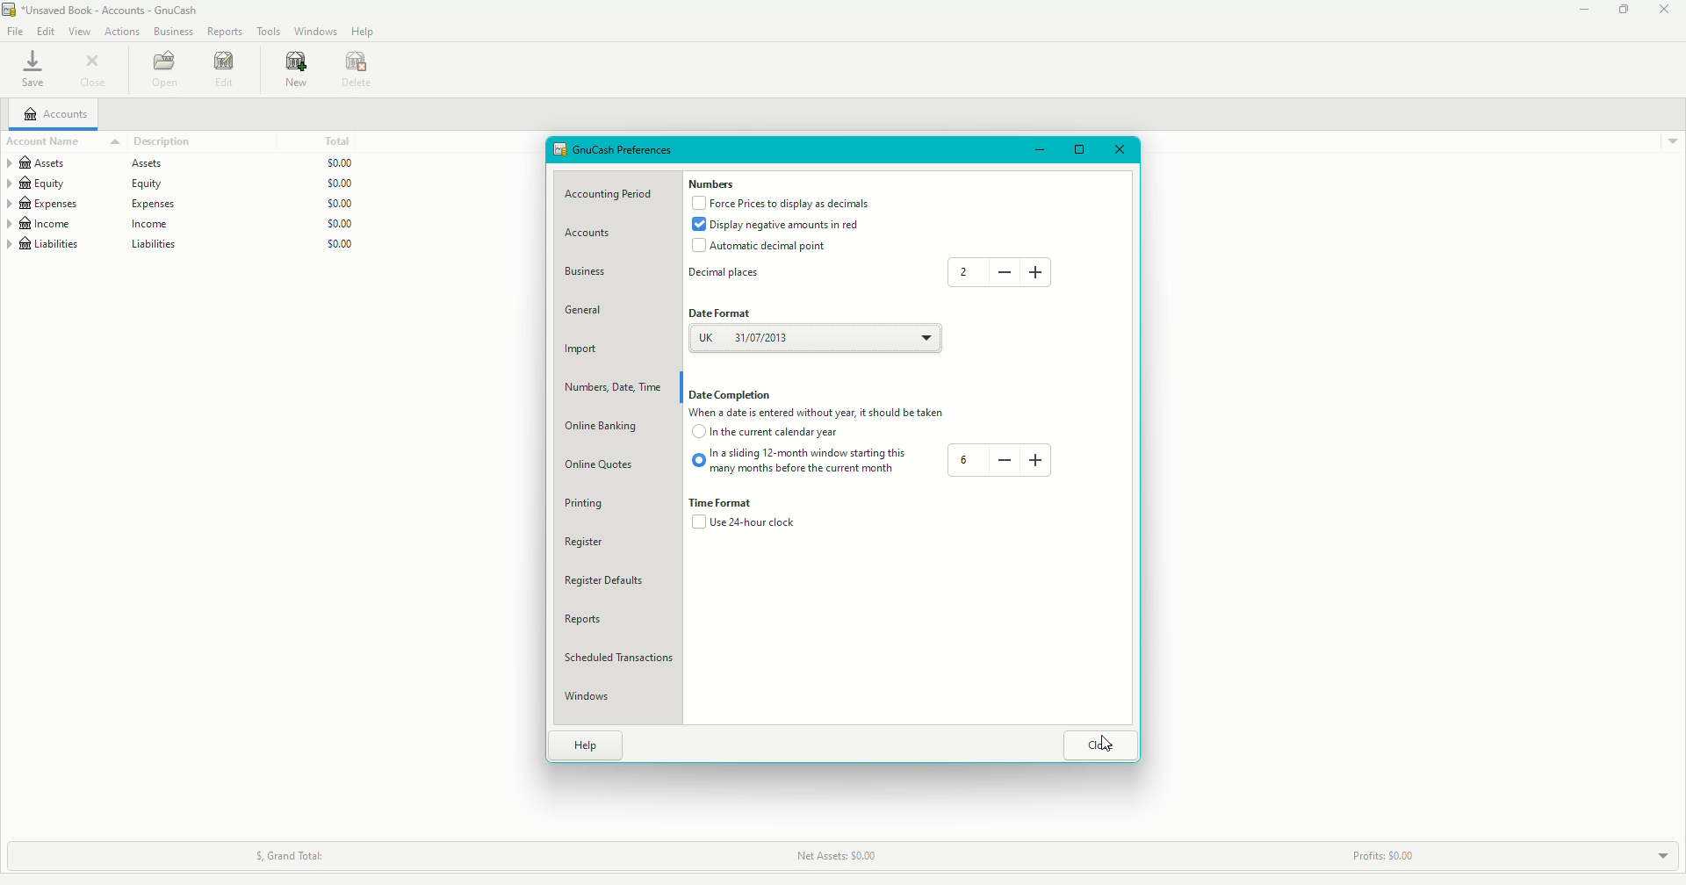 The width and height of the screenshot is (1686, 885). I want to click on General, so click(591, 310).